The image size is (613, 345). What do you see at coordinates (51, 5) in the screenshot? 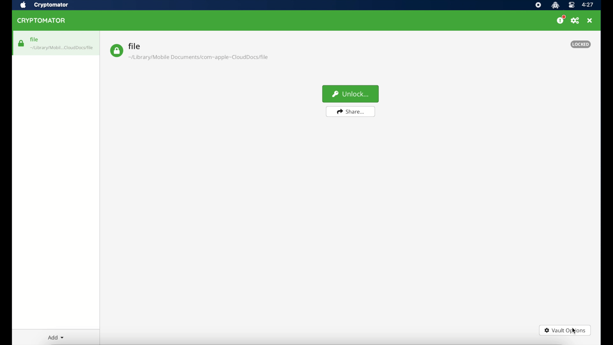
I see `cryptomator` at bounding box center [51, 5].